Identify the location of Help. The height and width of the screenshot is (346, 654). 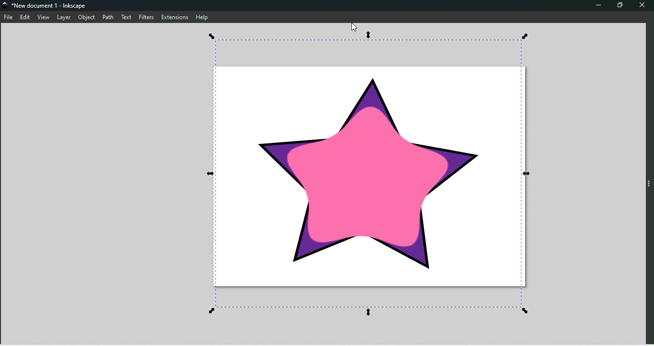
(203, 16).